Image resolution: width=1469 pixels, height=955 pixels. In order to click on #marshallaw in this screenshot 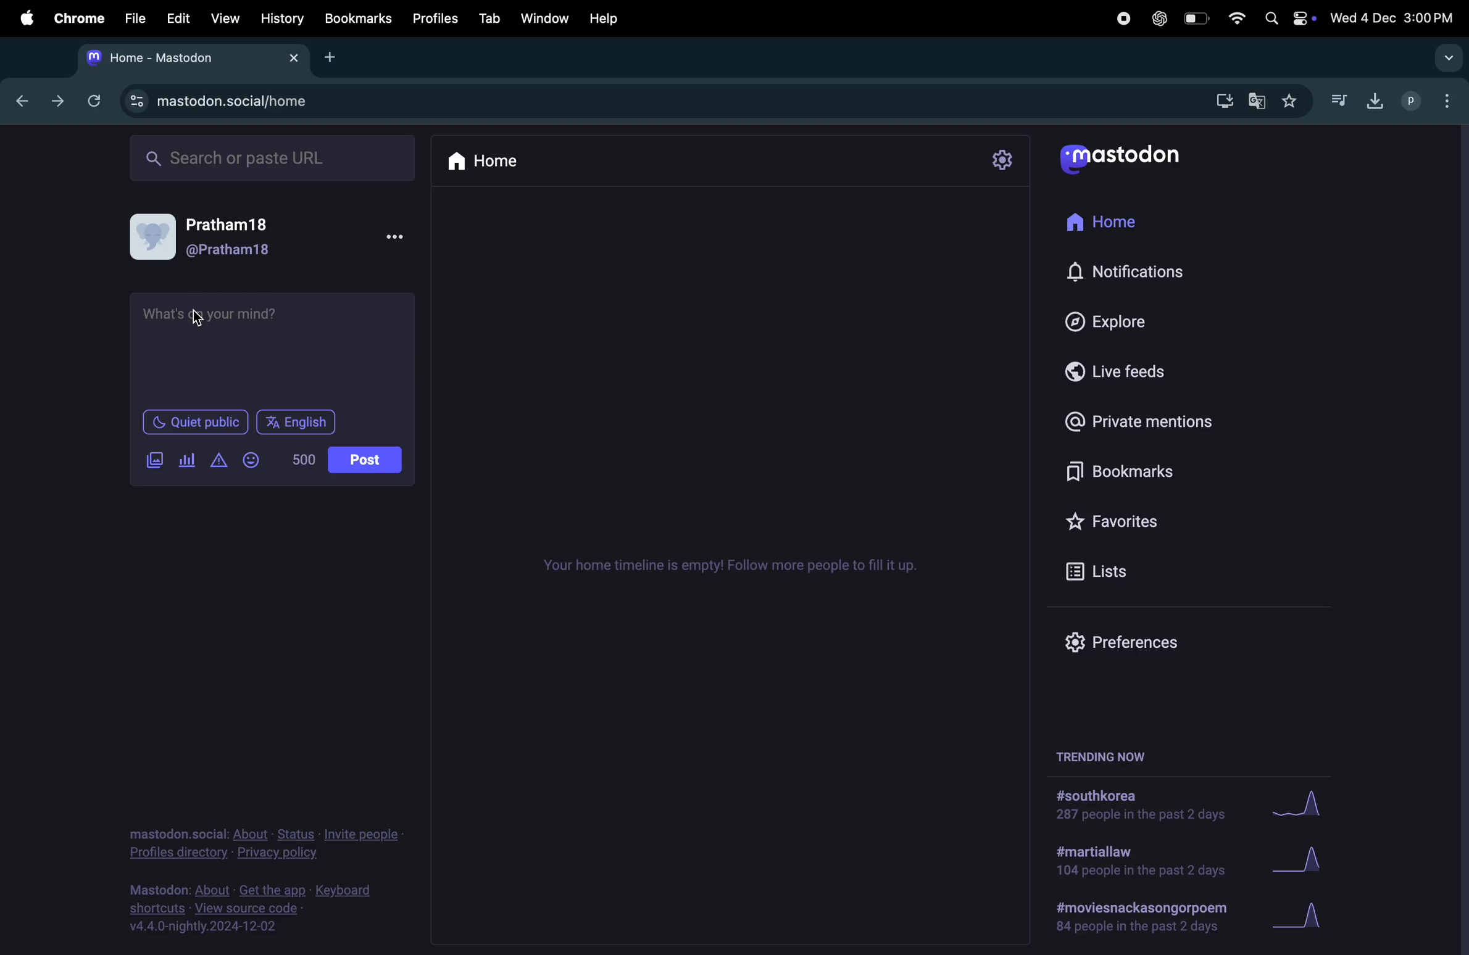, I will do `click(1141, 862)`.